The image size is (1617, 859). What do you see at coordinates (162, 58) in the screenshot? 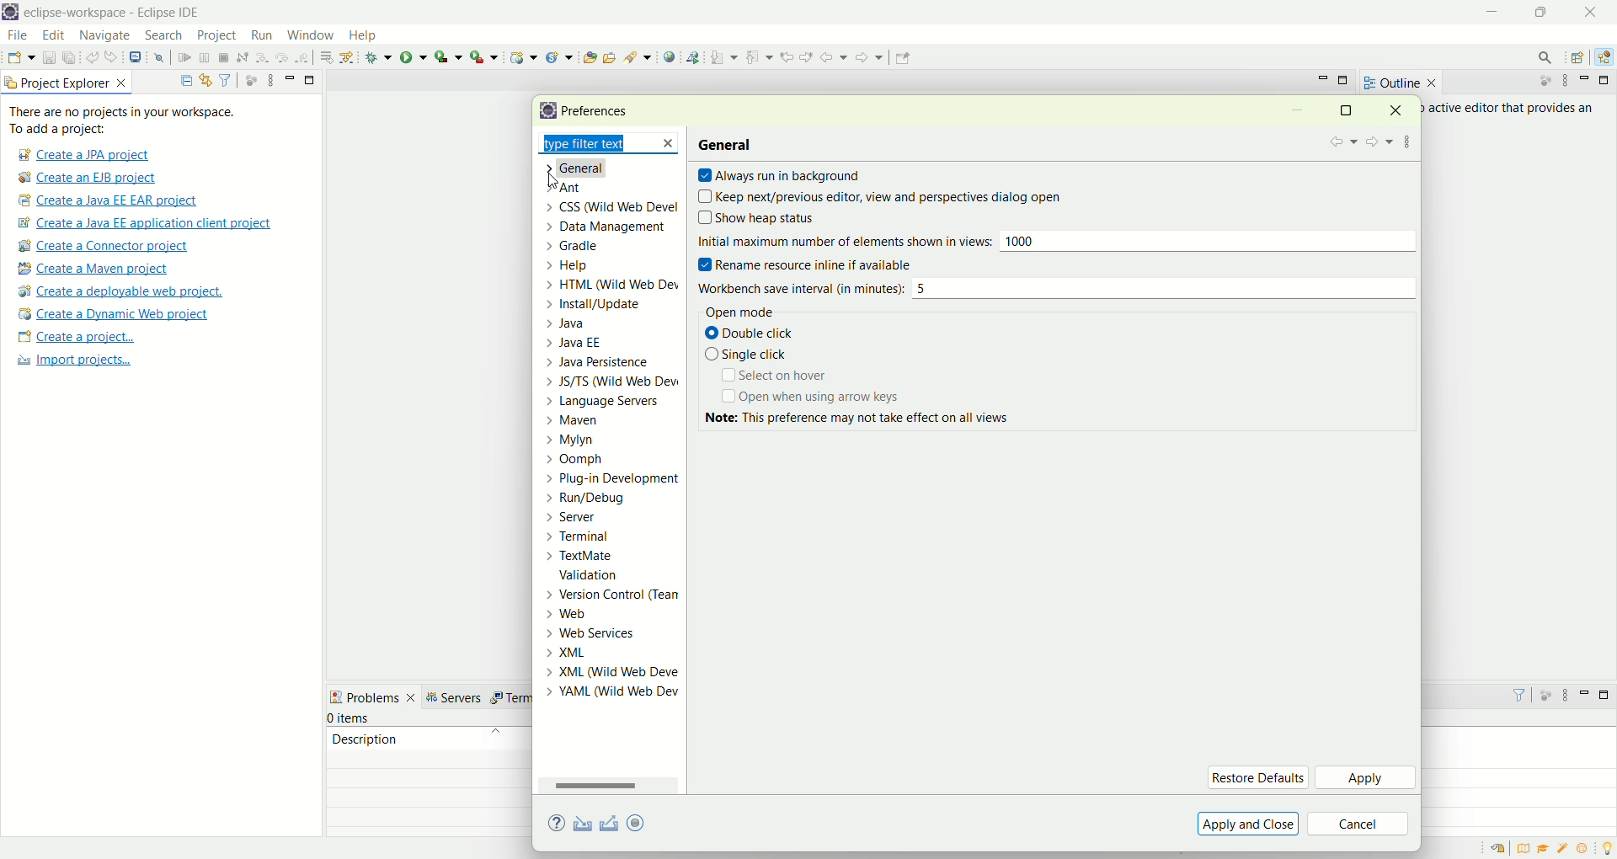
I see `skip all breakpoints` at bounding box center [162, 58].